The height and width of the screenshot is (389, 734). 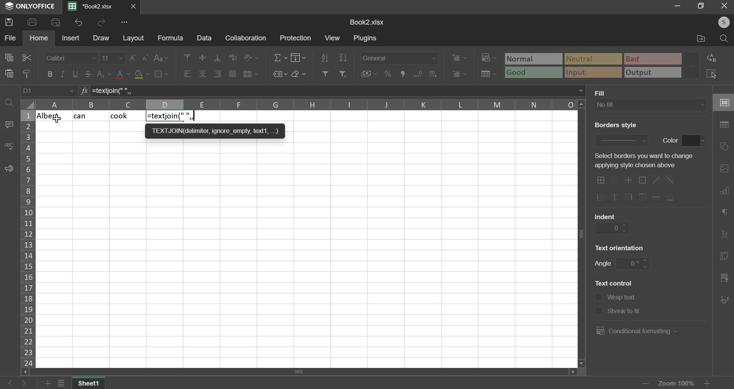 I want to click on formula, so click(x=83, y=91).